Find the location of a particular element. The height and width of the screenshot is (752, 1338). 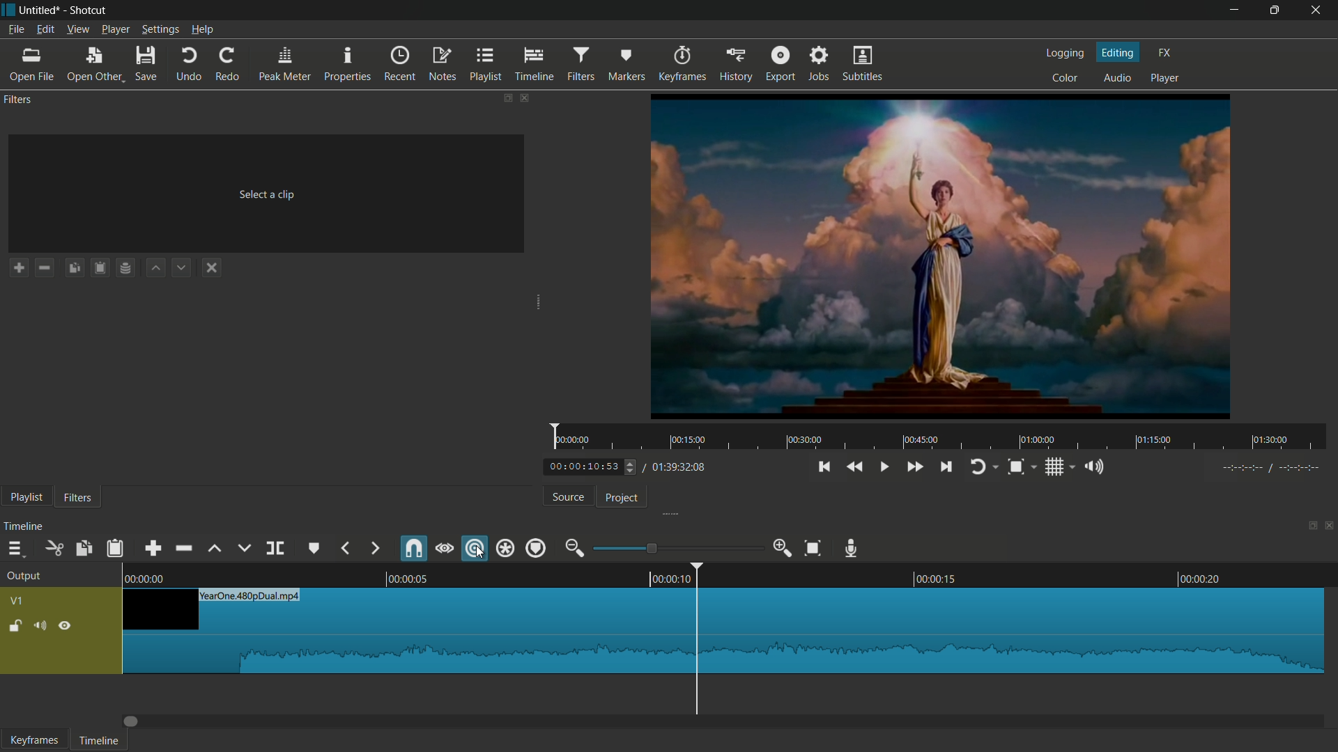

move video forward is located at coordinates (136, 722).